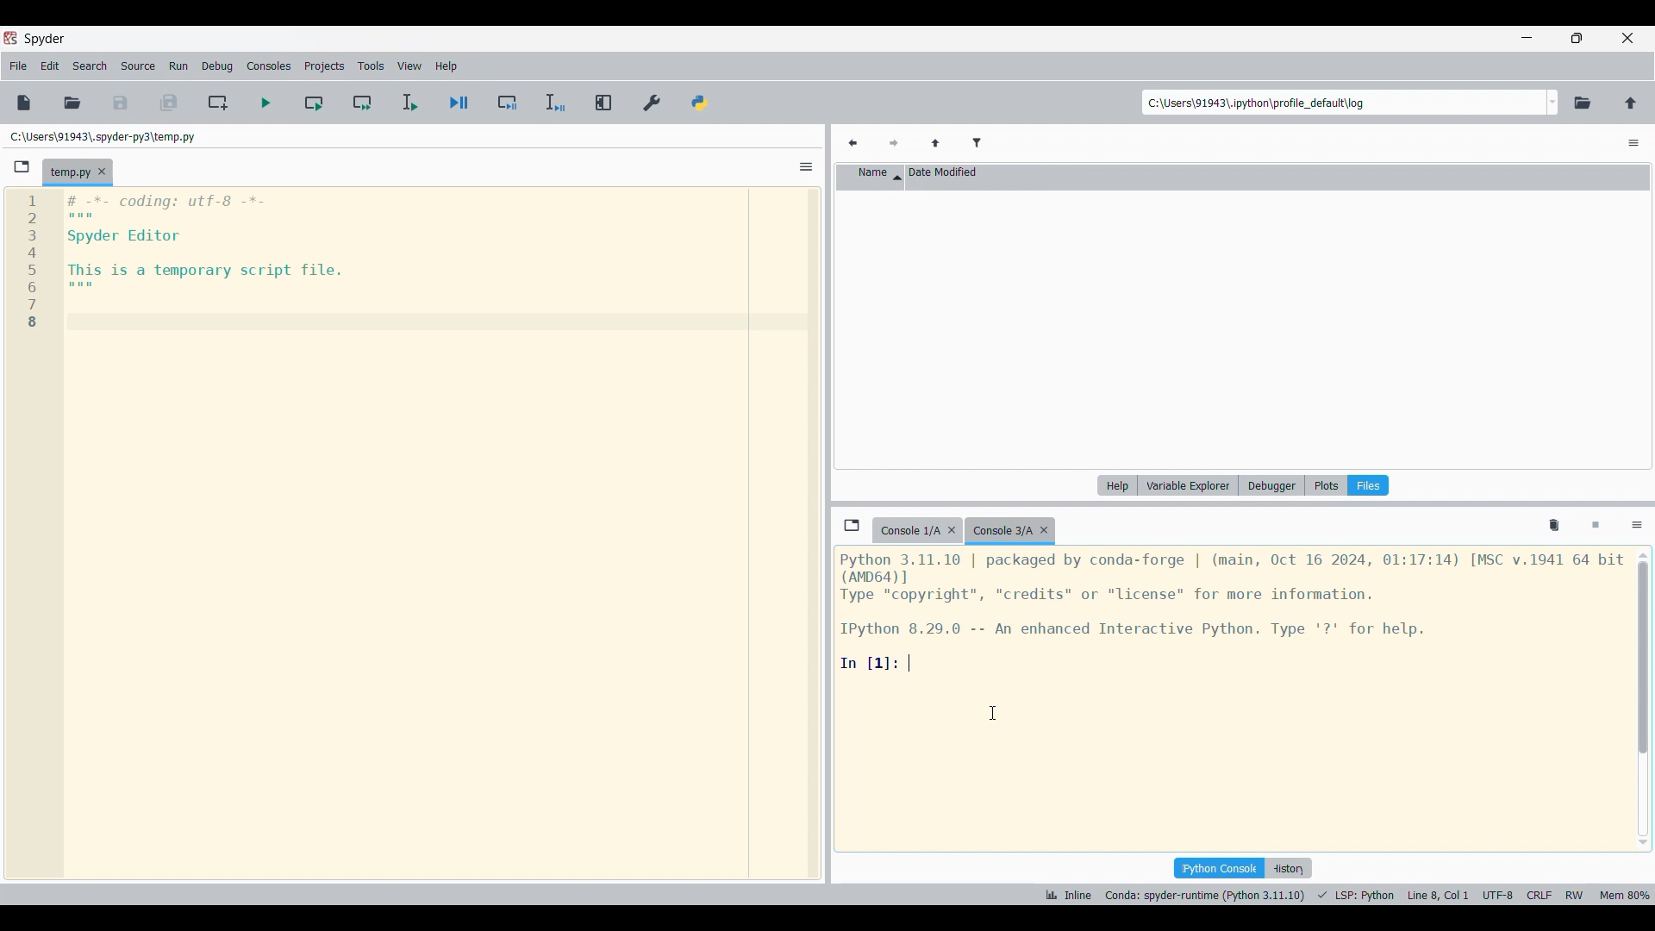  What do you see at coordinates (18, 66) in the screenshot?
I see `File menu` at bounding box center [18, 66].